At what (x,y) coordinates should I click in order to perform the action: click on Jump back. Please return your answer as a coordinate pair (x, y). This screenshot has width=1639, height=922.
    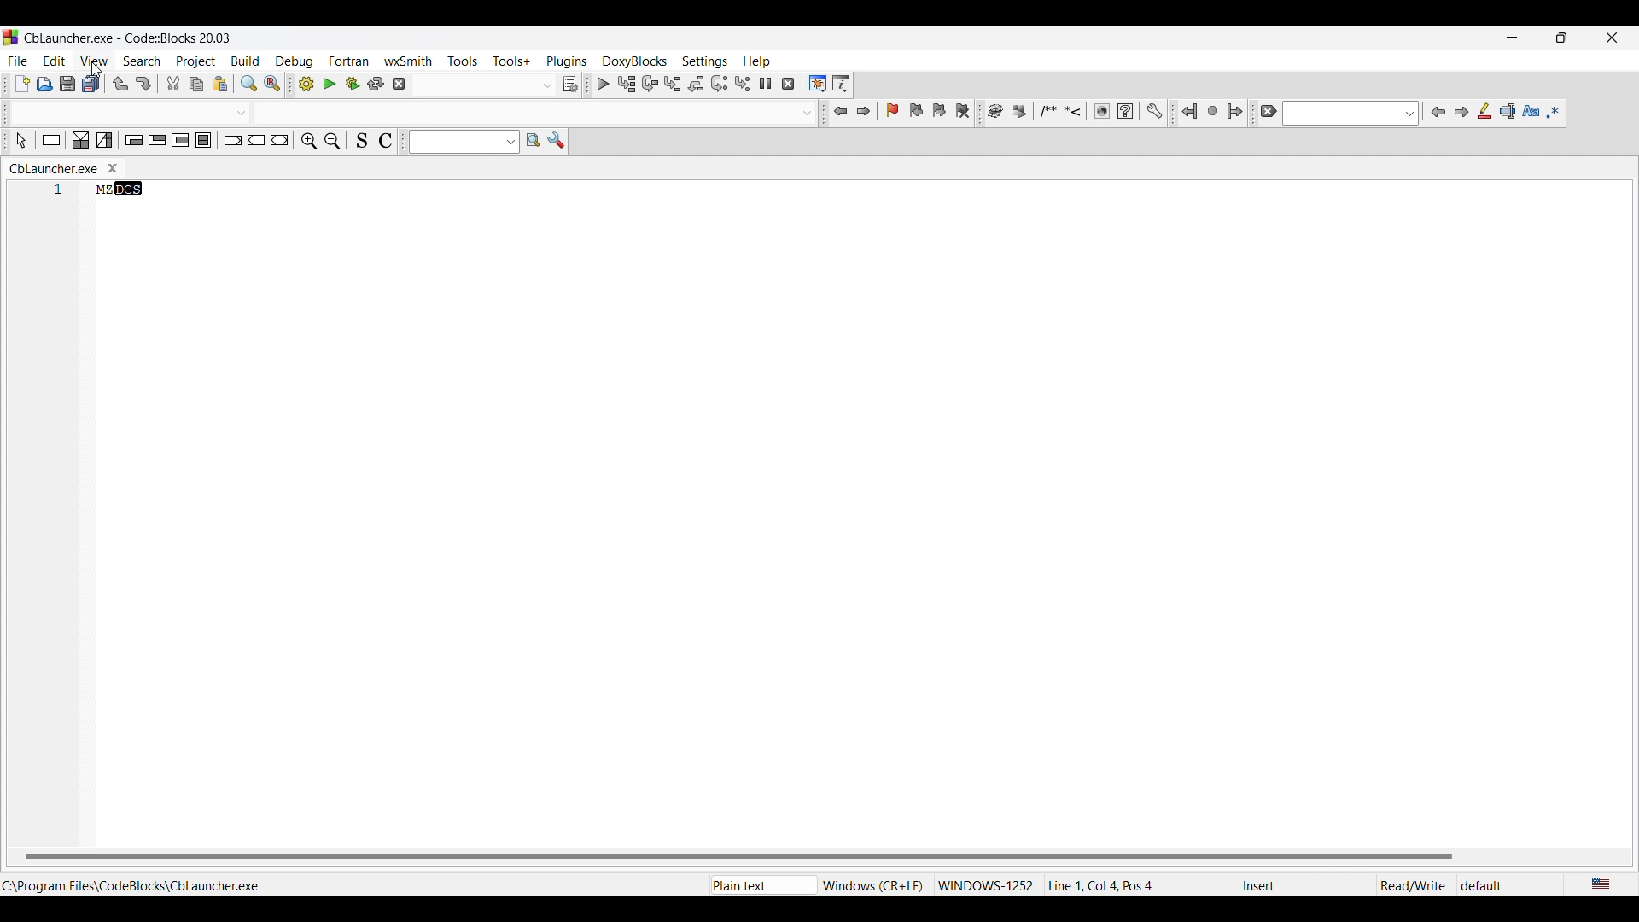
    Looking at the image, I should click on (842, 111).